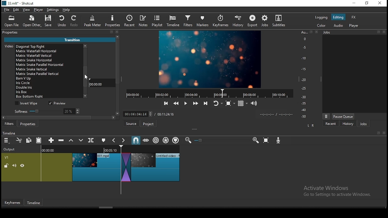 Image resolution: width=388 pixels, height=218 pixels. I want to click on zoom timeline out, so click(187, 140).